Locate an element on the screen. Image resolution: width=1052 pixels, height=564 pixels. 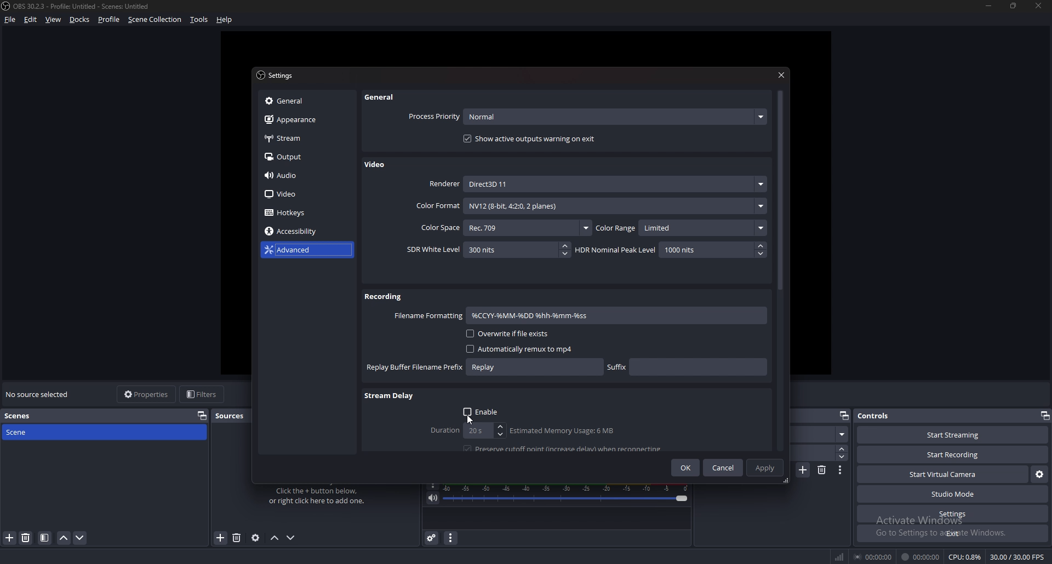
fade is located at coordinates (819, 434).